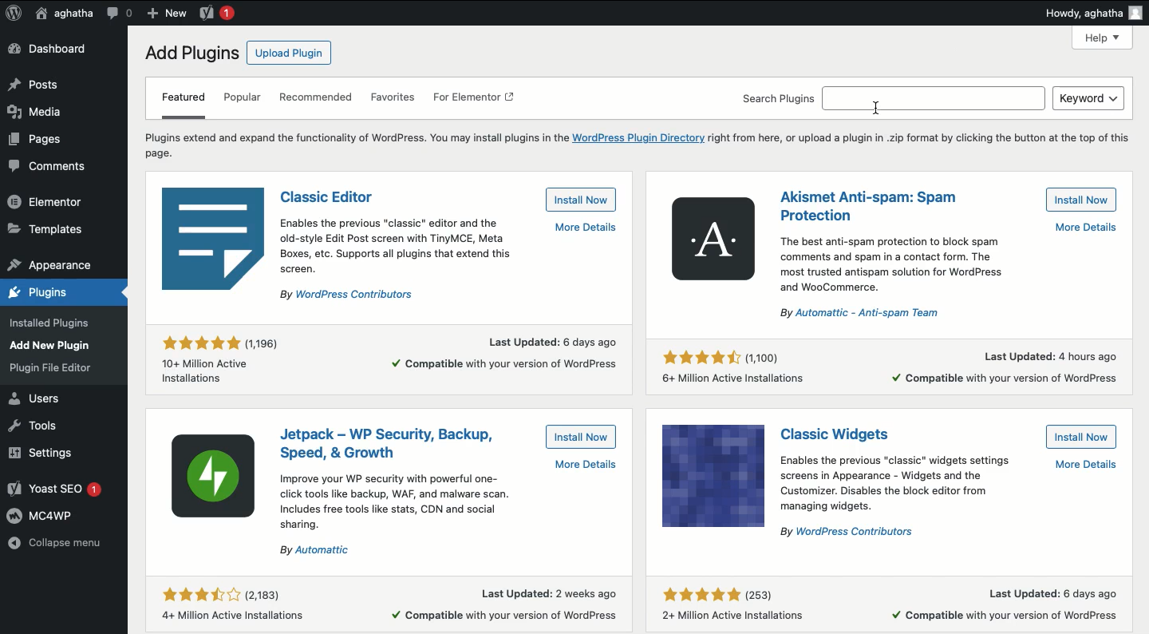  What do you see at coordinates (218, 14) in the screenshot?
I see `Yoast` at bounding box center [218, 14].